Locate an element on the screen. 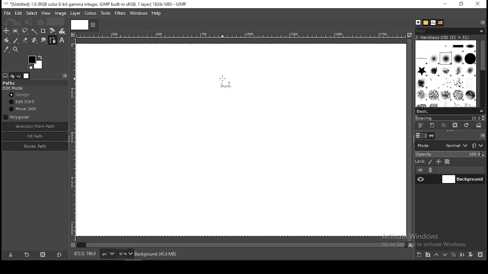 Image resolution: width=488 pixels, height=274 pixels. 872.0, 196.0 is located at coordinates (86, 255).